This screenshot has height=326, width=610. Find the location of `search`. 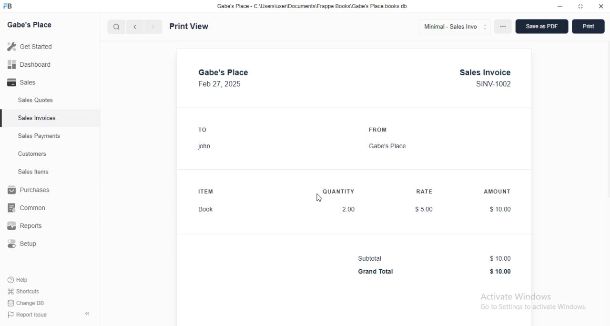

search is located at coordinates (116, 27).